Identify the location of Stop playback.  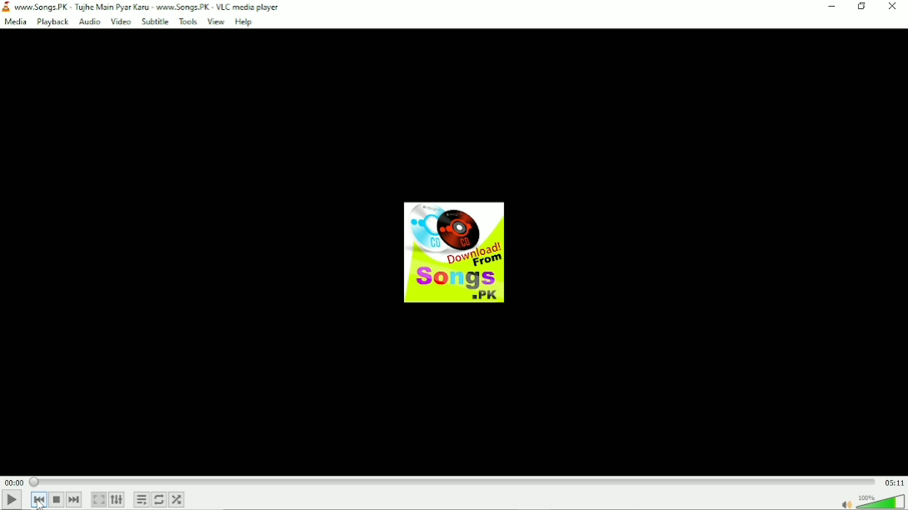
(57, 499).